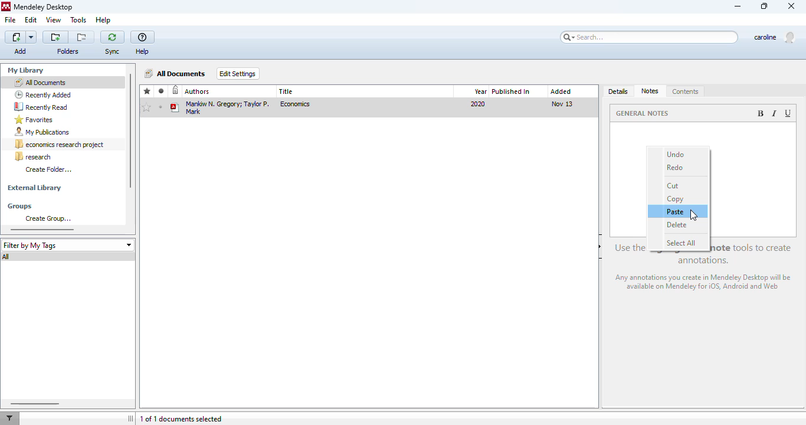 This screenshot has width=806, height=425. Describe the element at coordinates (480, 91) in the screenshot. I see `year` at that location.